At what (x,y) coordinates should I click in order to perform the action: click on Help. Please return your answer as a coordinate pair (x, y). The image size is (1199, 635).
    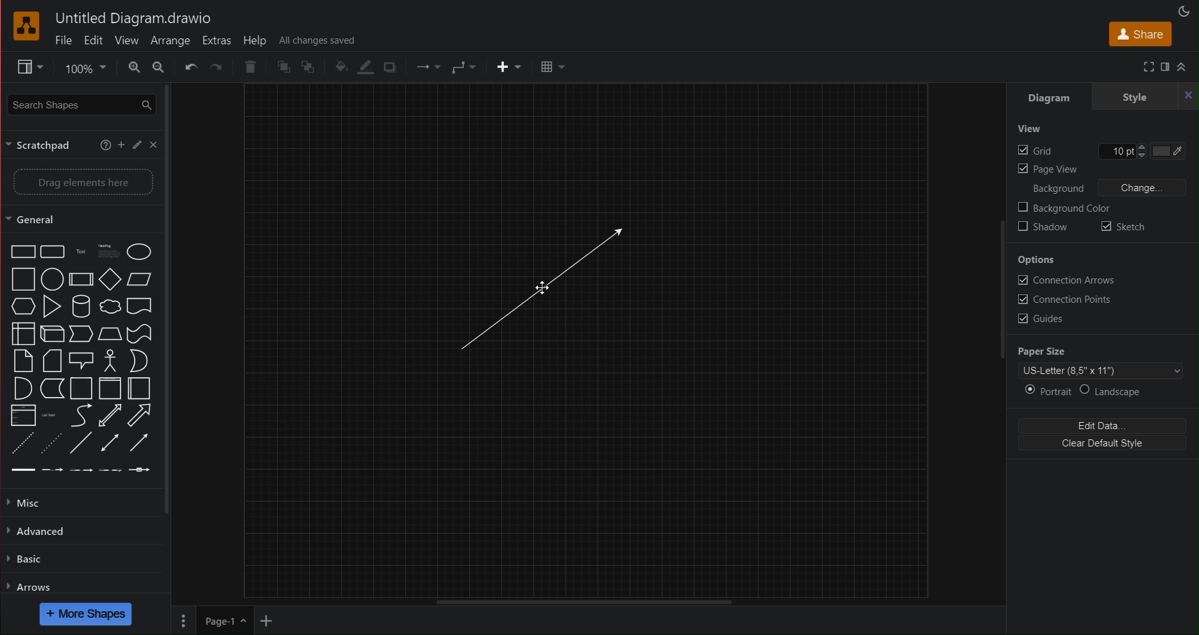
    Looking at the image, I should click on (105, 142).